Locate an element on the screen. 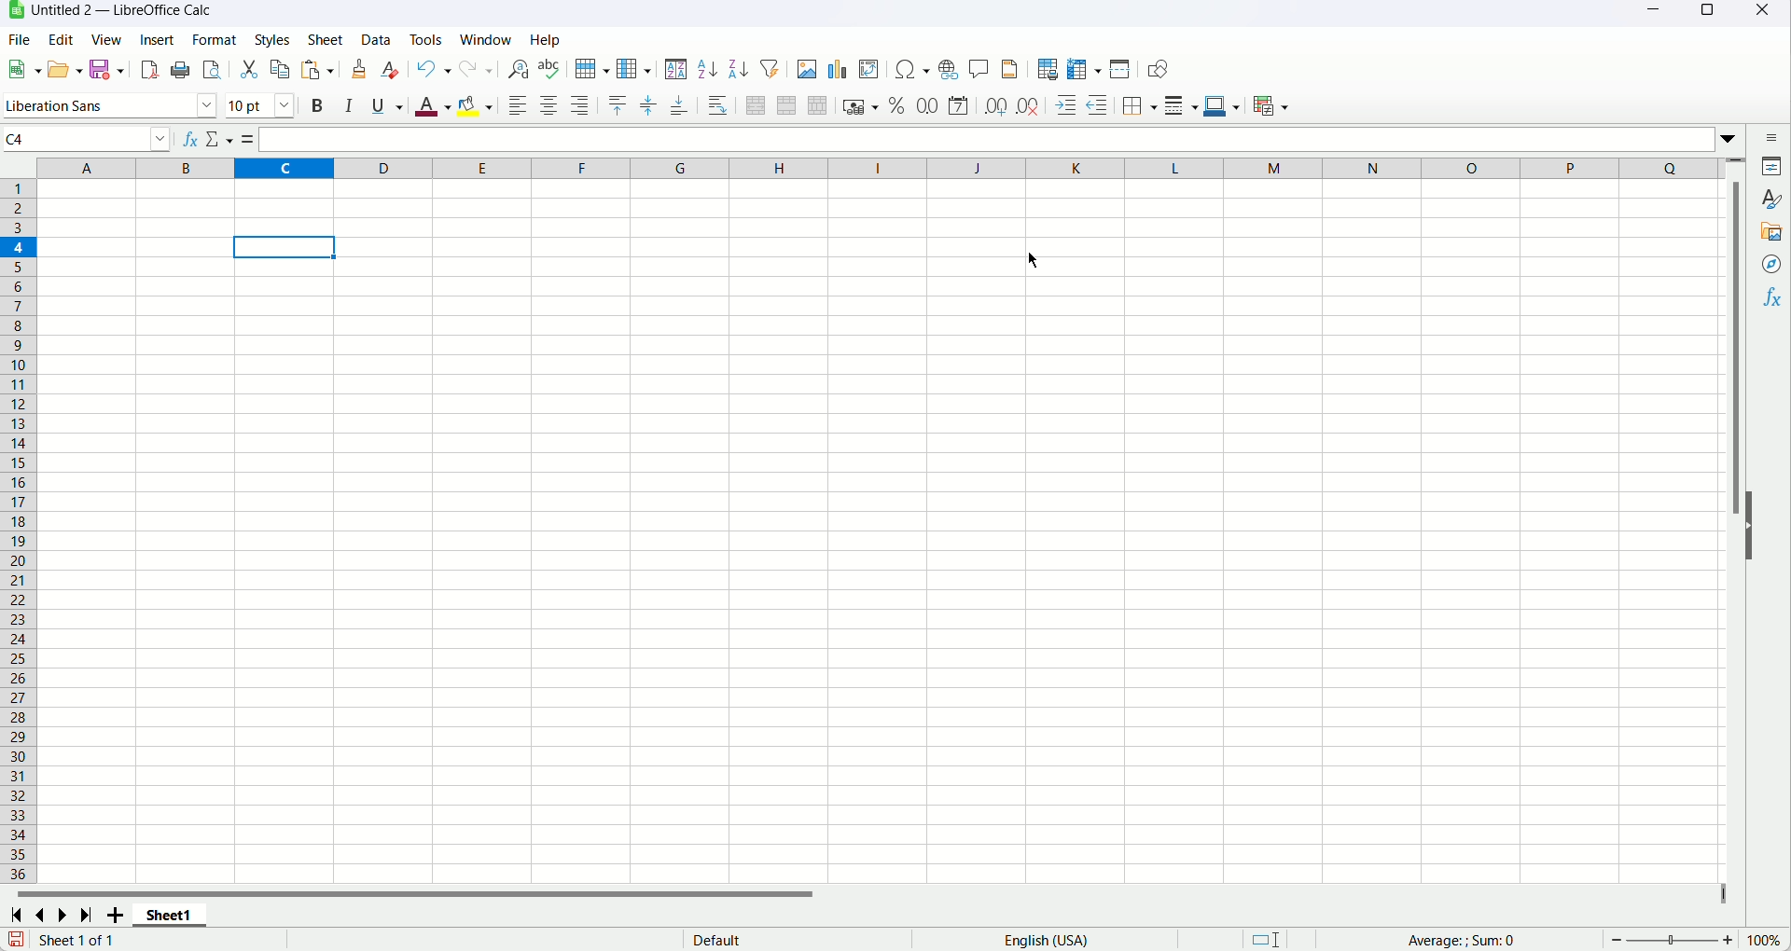  Find and replace is located at coordinates (519, 70).